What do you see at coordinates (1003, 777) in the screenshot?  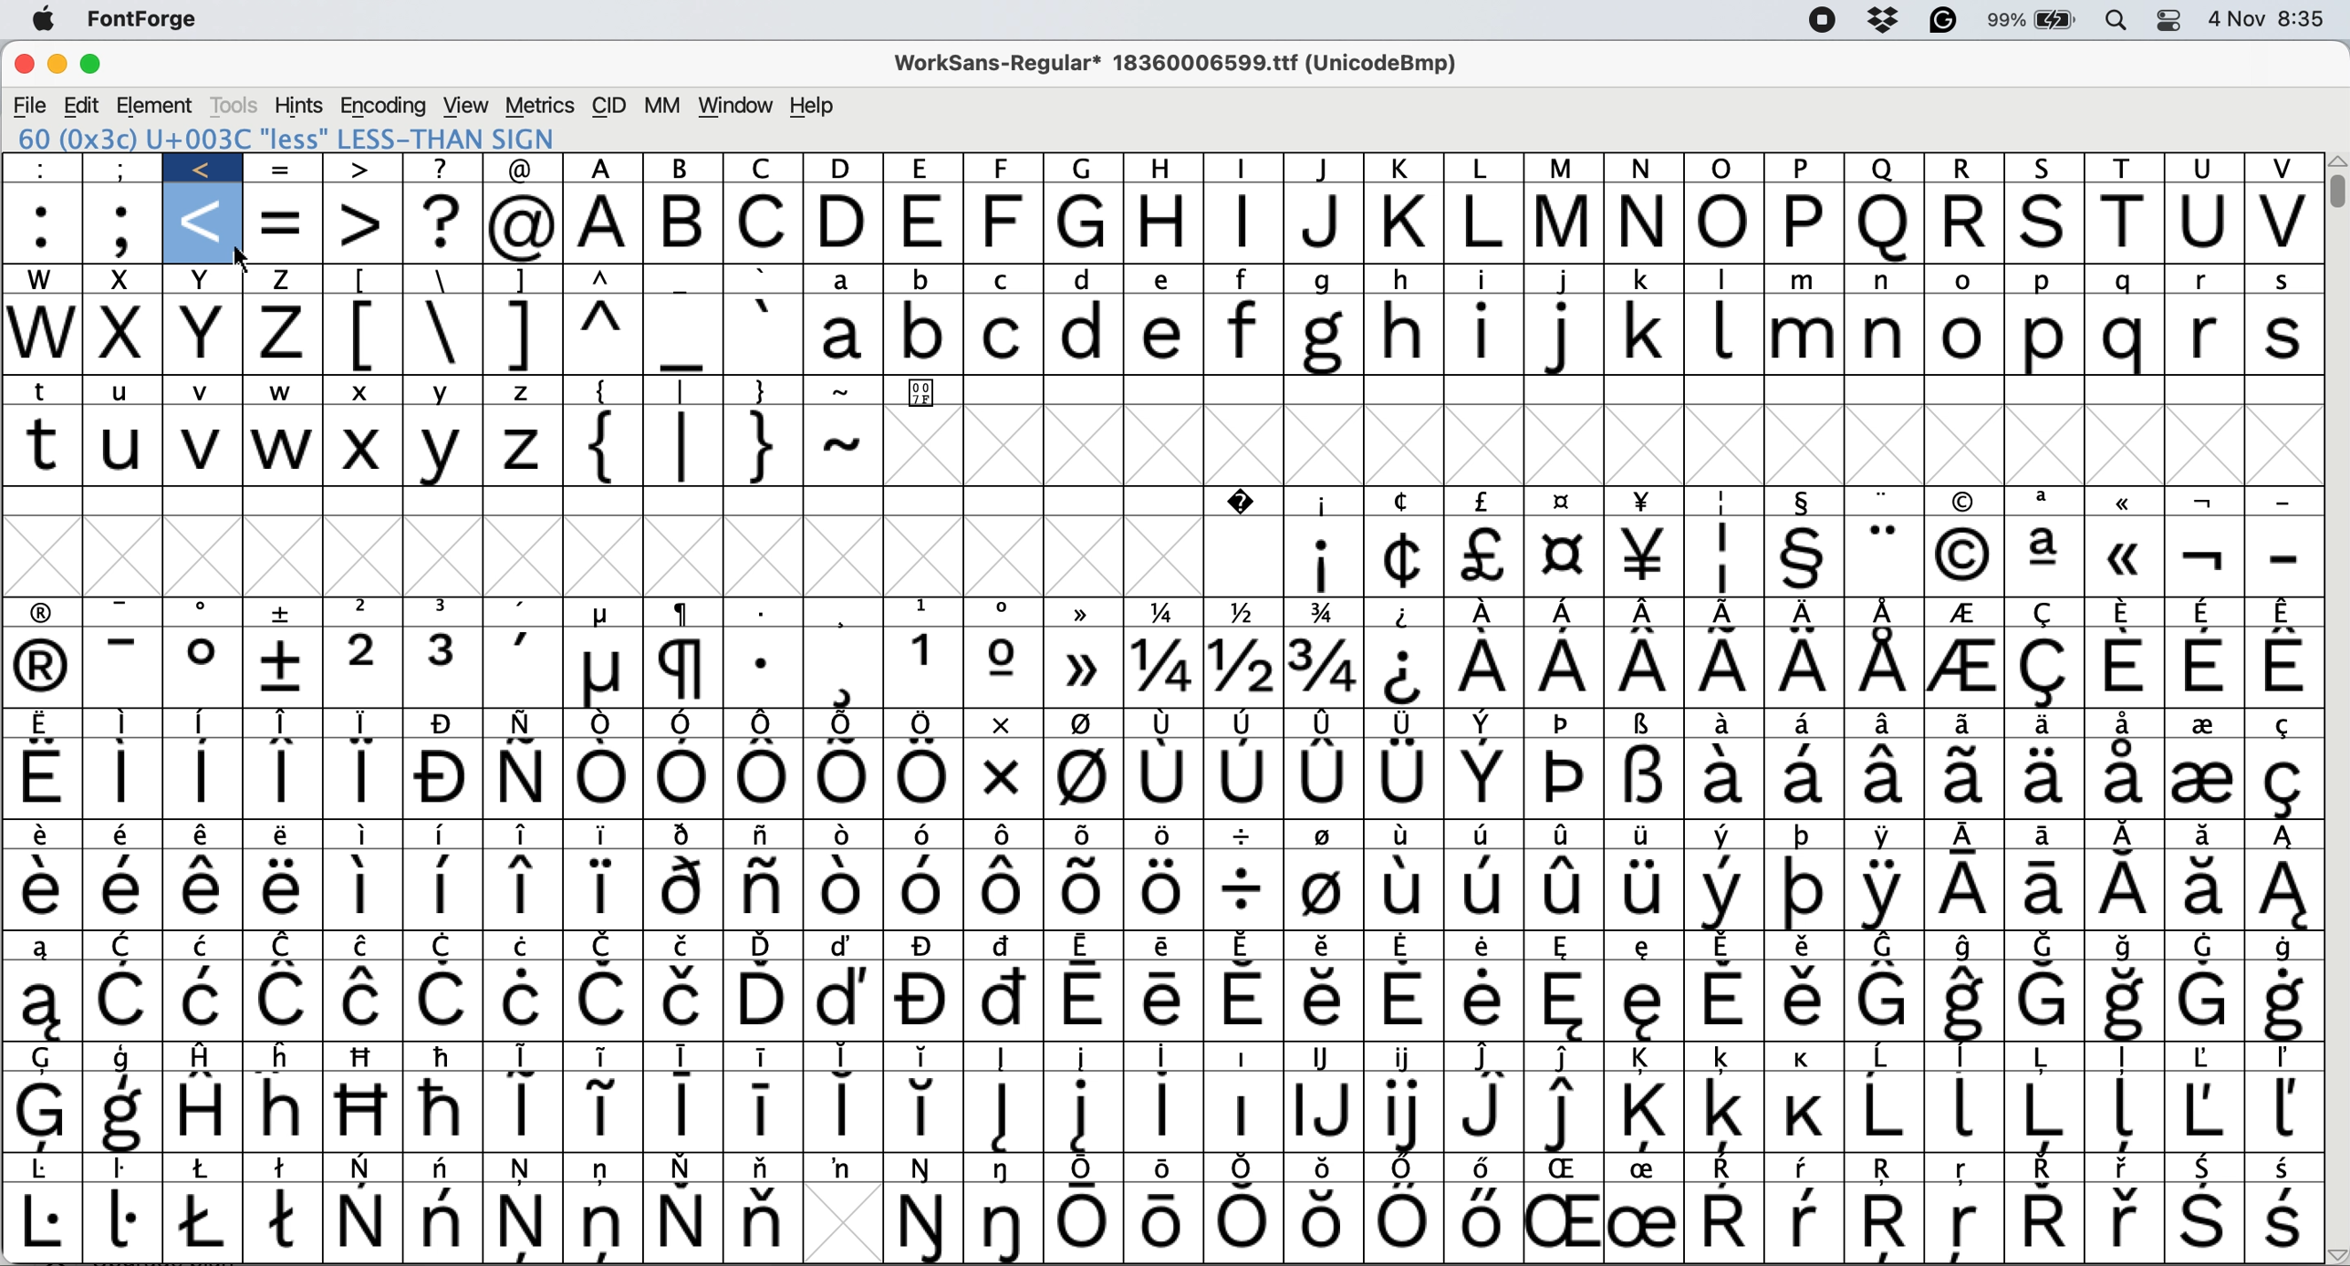 I see `Symbol` at bounding box center [1003, 777].